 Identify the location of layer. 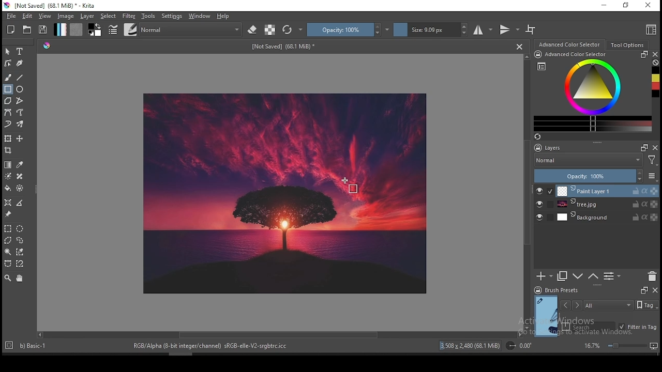
(607, 205).